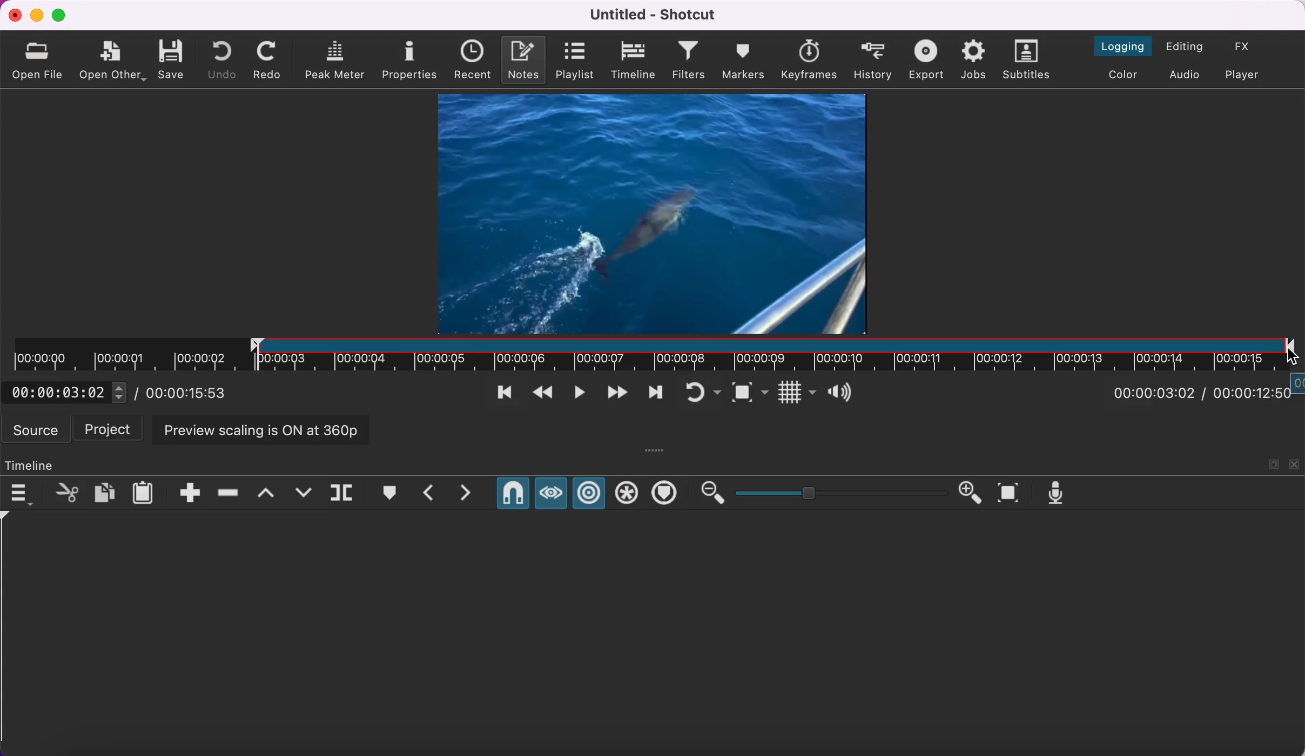  What do you see at coordinates (840, 492) in the screenshot?
I see `zoom graduation` at bounding box center [840, 492].